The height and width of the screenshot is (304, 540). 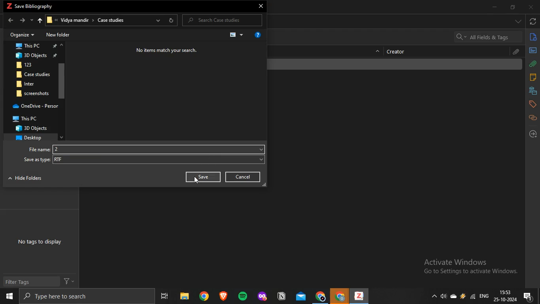 What do you see at coordinates (35, 128) in the screenshot?
I see `3D Objects` at bounding box center [35, 128].